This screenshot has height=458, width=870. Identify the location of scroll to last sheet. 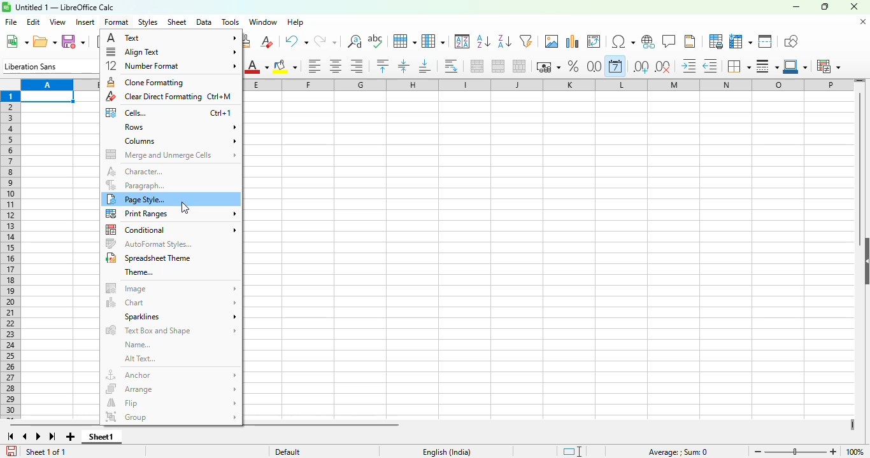
(53, 436).